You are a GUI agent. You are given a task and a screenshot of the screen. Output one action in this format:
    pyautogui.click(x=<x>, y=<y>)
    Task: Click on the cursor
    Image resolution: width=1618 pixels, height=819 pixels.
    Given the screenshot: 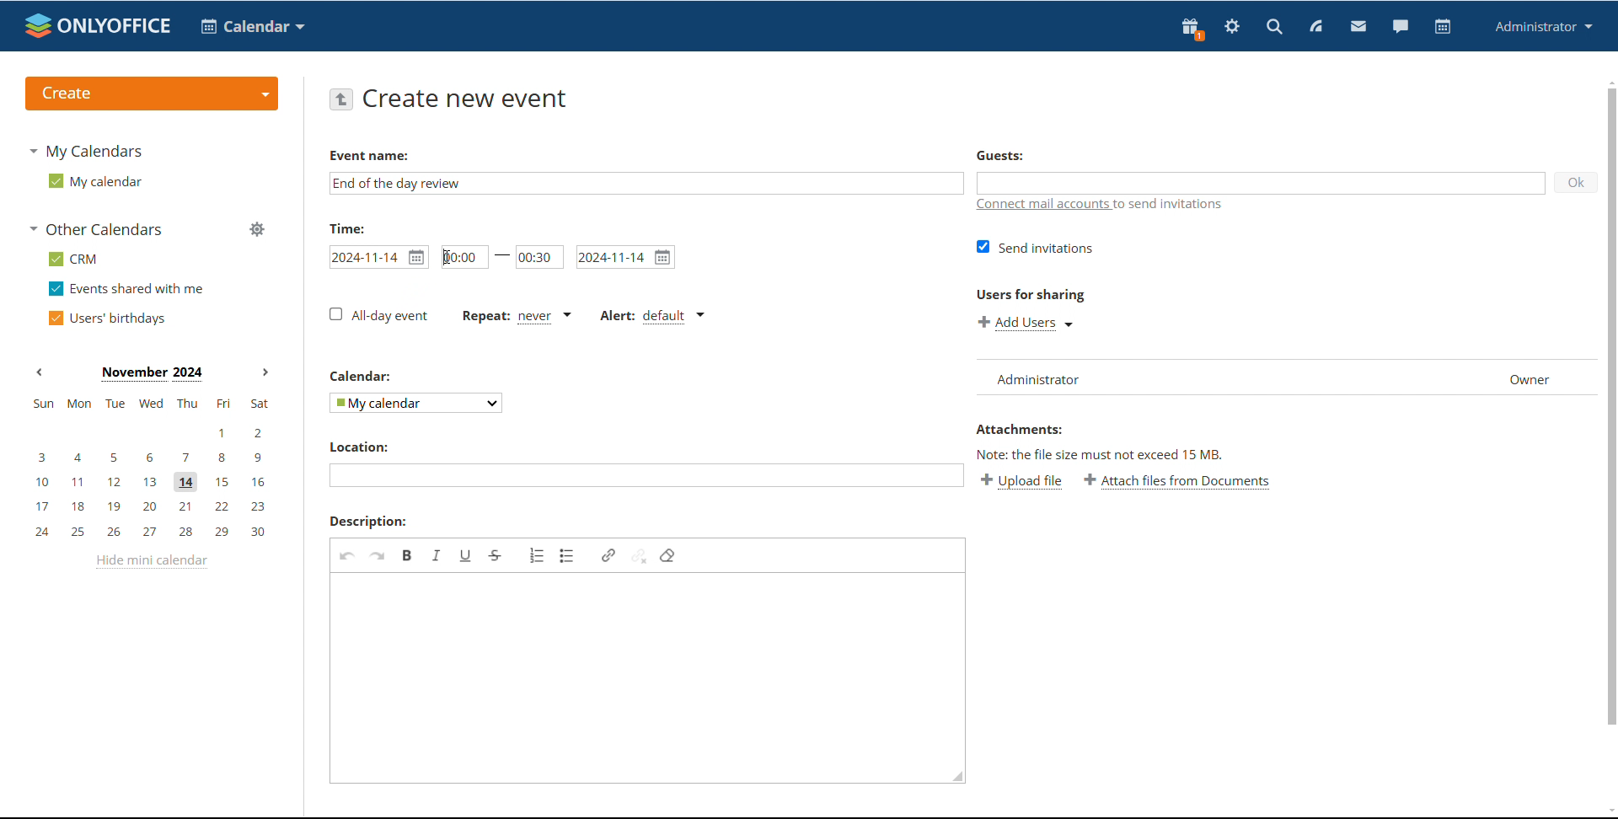 What is the action you would take?
    pyautogui.click(x=449, y=257)
    